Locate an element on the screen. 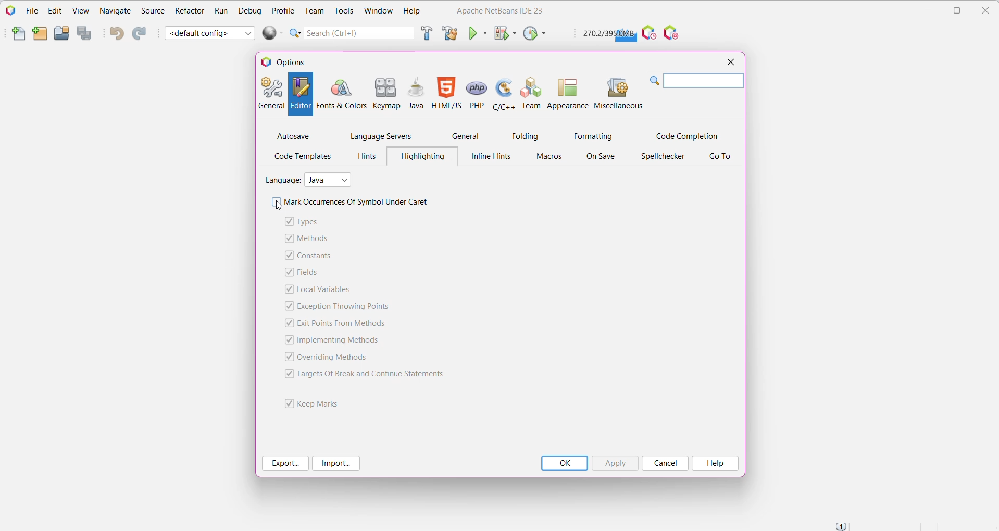  General is located at coordinates (468, 135).